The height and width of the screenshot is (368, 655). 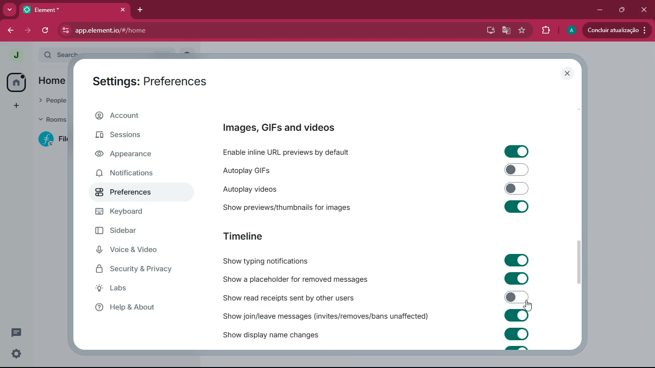 I want to click on forward, so click(x=28, y=31).